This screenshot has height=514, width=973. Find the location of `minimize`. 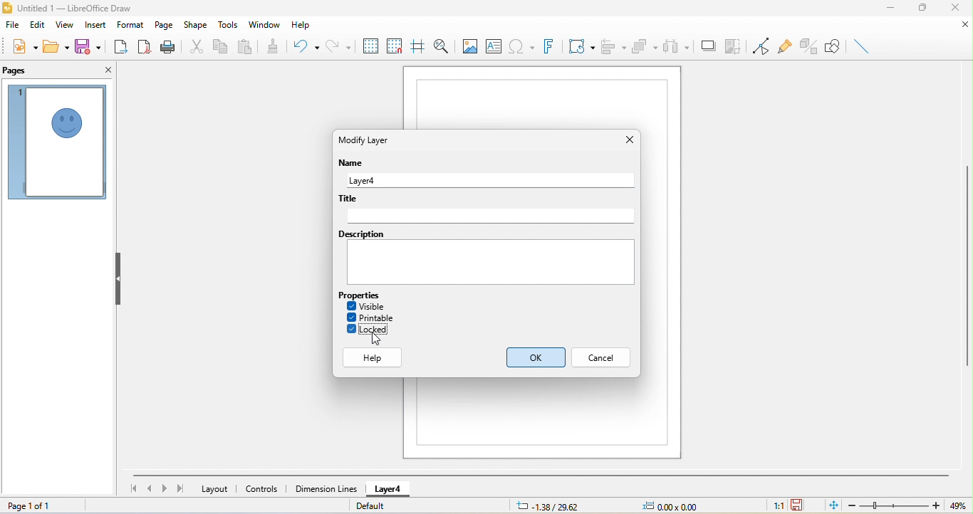

minimize is located at coordinates (895, 9).